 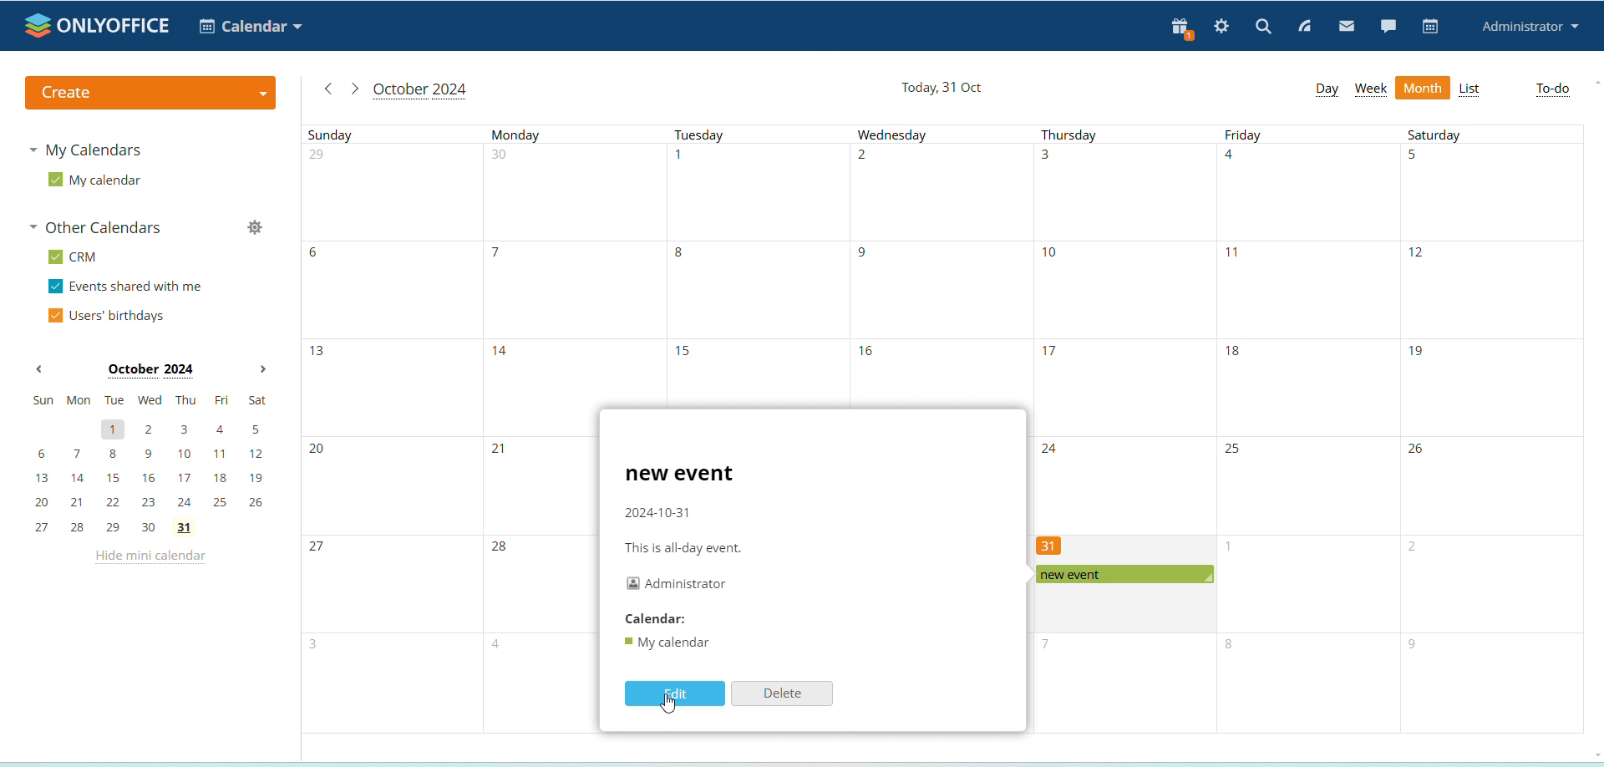 I want to click on users' birthdays, so click(x=105, y=317).